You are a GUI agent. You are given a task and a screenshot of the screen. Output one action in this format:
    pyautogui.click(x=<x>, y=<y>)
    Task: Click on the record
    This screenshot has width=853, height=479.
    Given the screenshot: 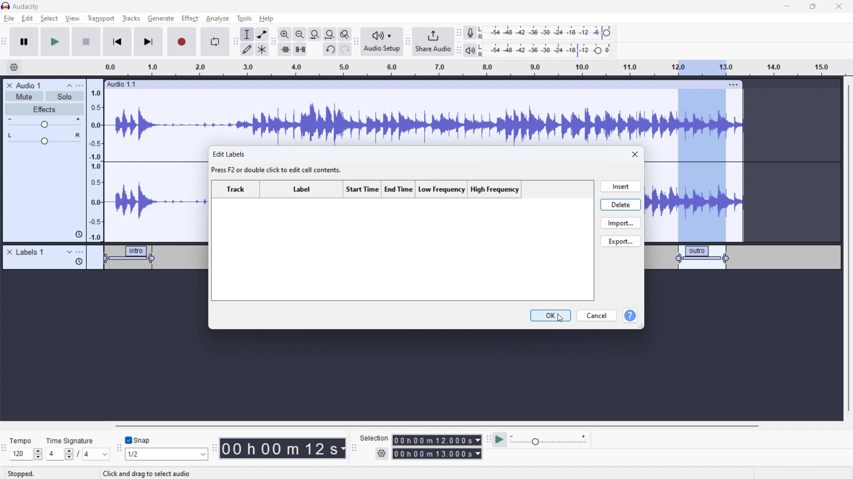 What is the action you would take?
    pyautogui.click(x=182, y=42)
    